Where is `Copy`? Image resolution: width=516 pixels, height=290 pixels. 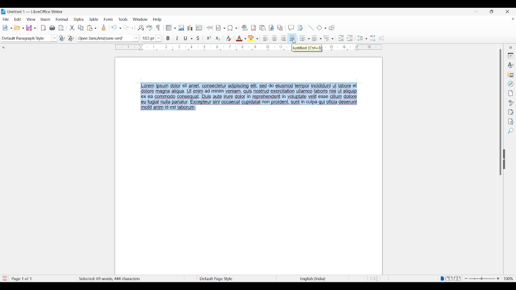 Copy is located at coordinates (81, 28).